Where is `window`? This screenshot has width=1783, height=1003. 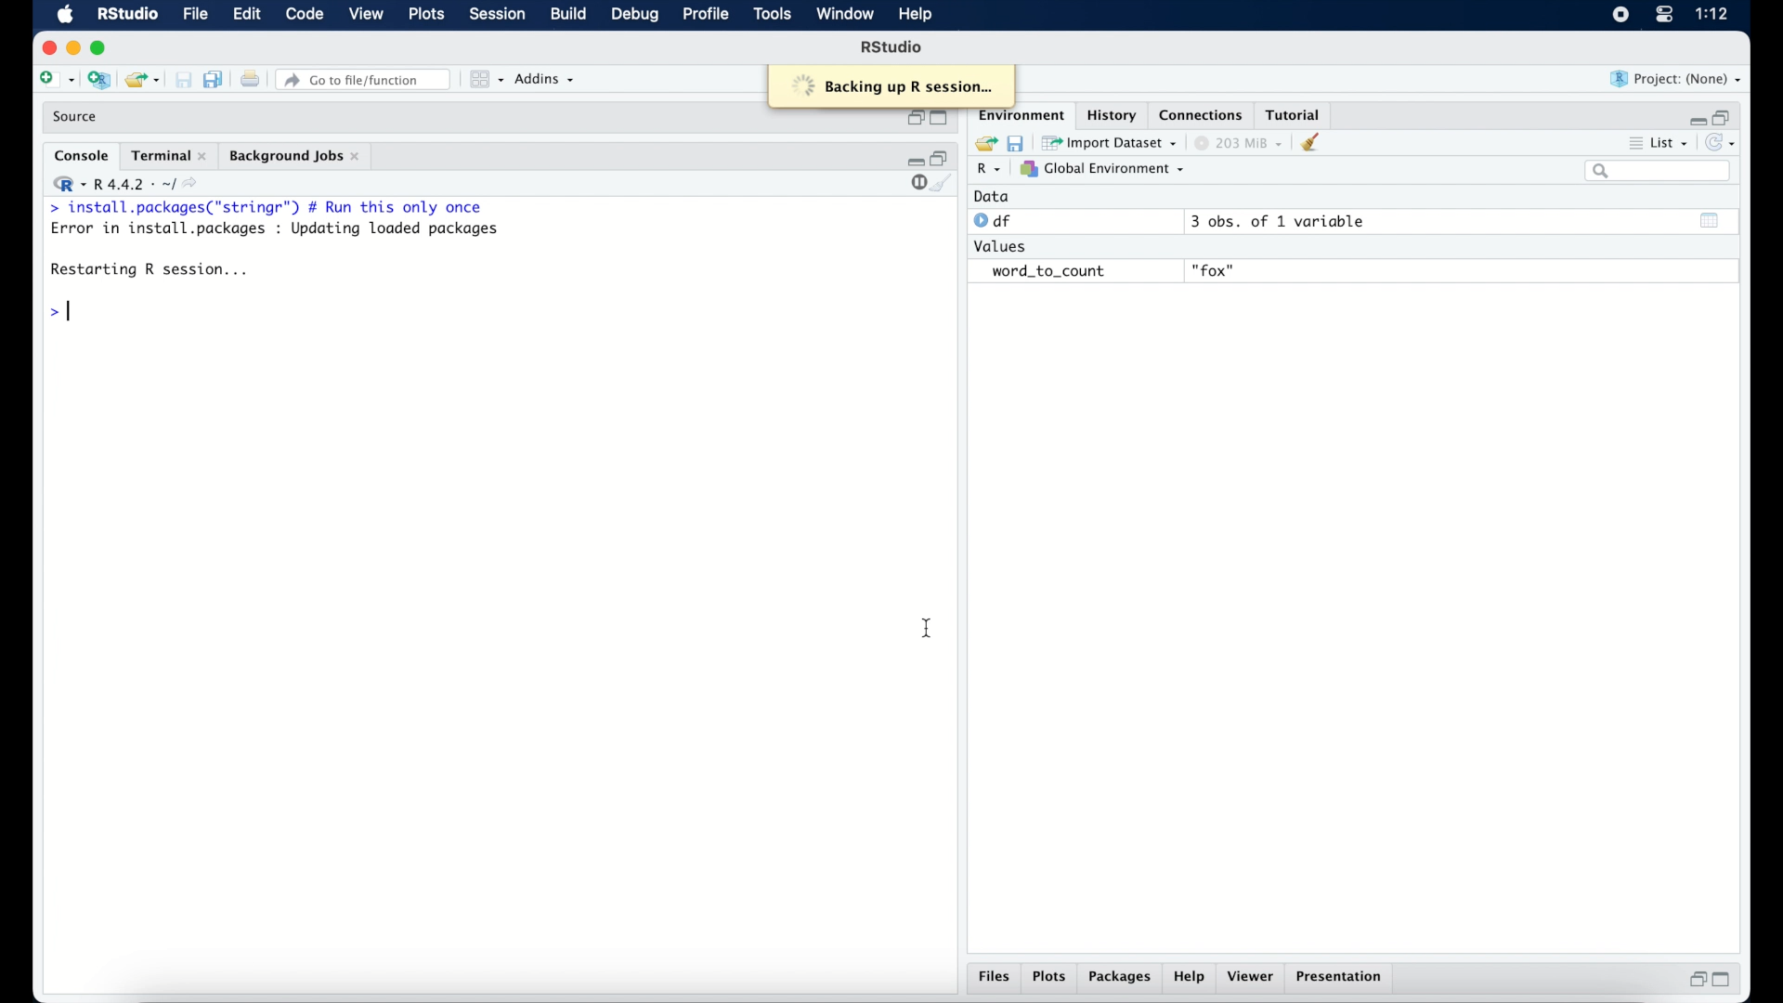 window is located at coordinates (845, 15).